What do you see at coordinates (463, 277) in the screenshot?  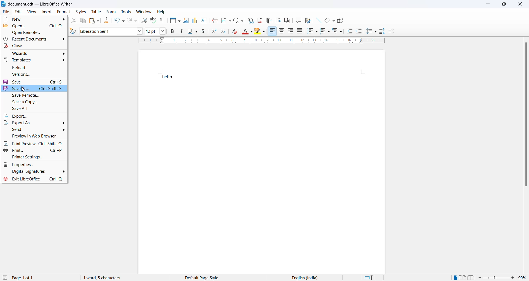 I see `Multipage view` at bounding box center [463, 277].